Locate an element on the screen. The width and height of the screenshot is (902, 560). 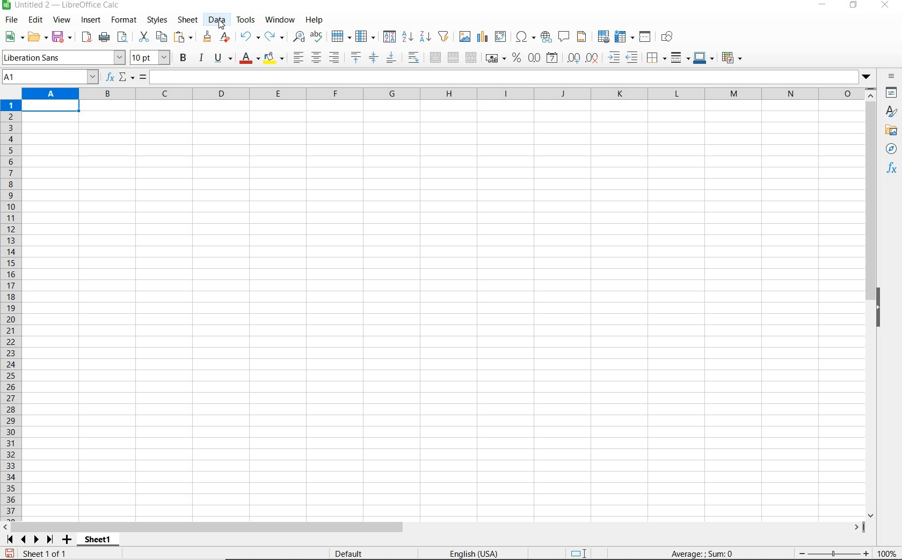
add decimal place is located at coordinates (574, 58).